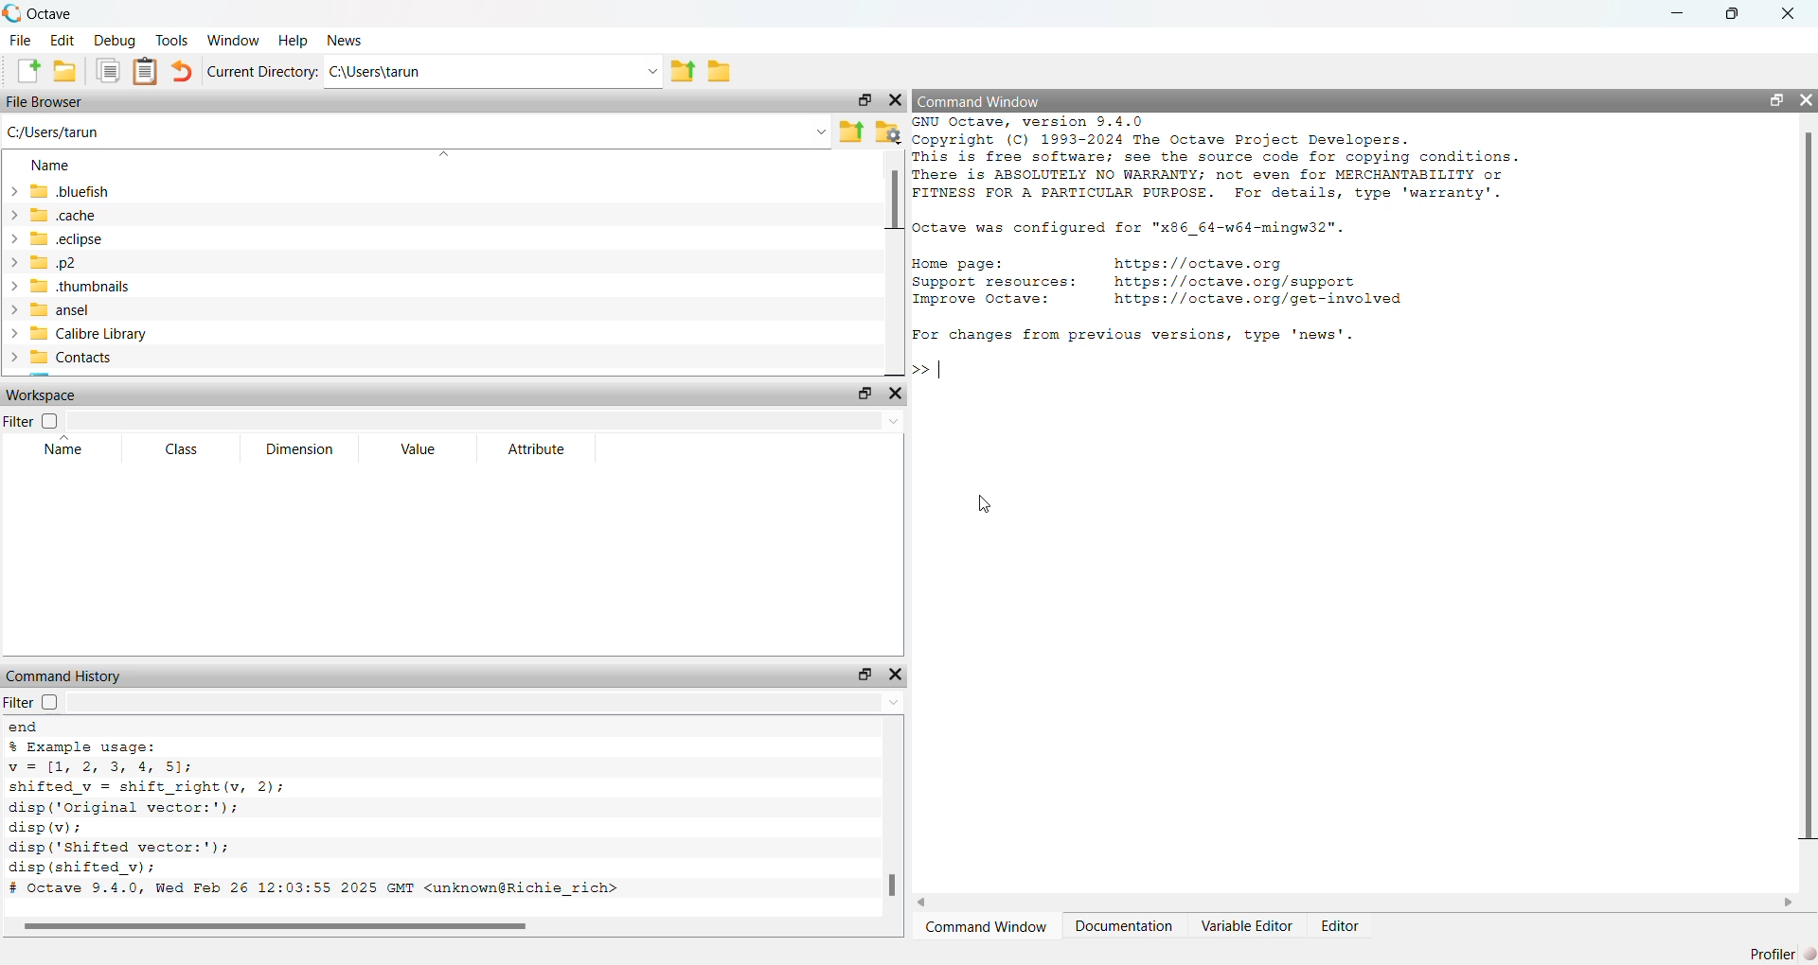  What do you see at coordinates (129, 192) in the screenshot?
I see `.bluefish` at bounding box center [129, 192].